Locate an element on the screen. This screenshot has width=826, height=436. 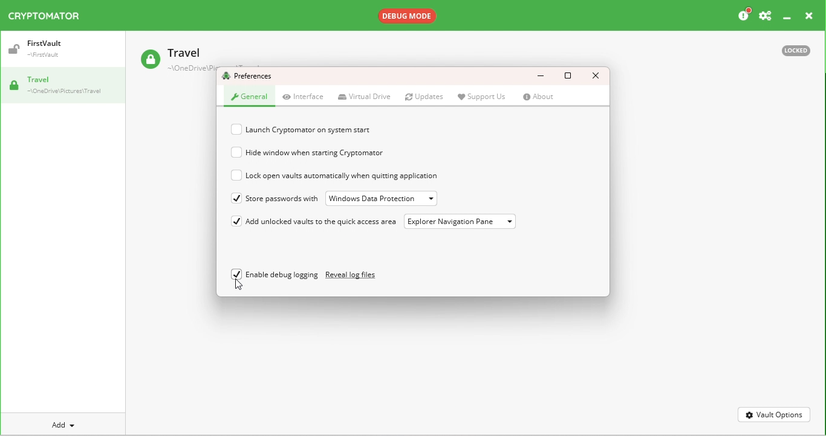
Preferences is located at coordinates (766, 14).